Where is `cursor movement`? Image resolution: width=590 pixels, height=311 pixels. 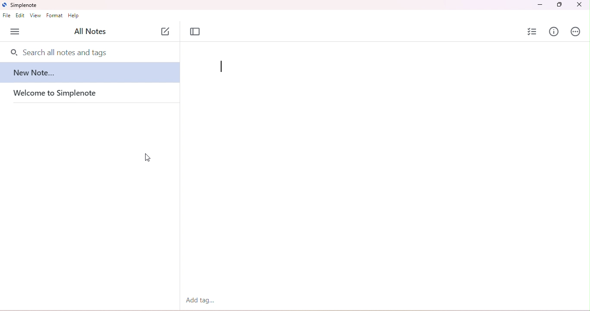 cursor movement is located at coordinates (147, 157).